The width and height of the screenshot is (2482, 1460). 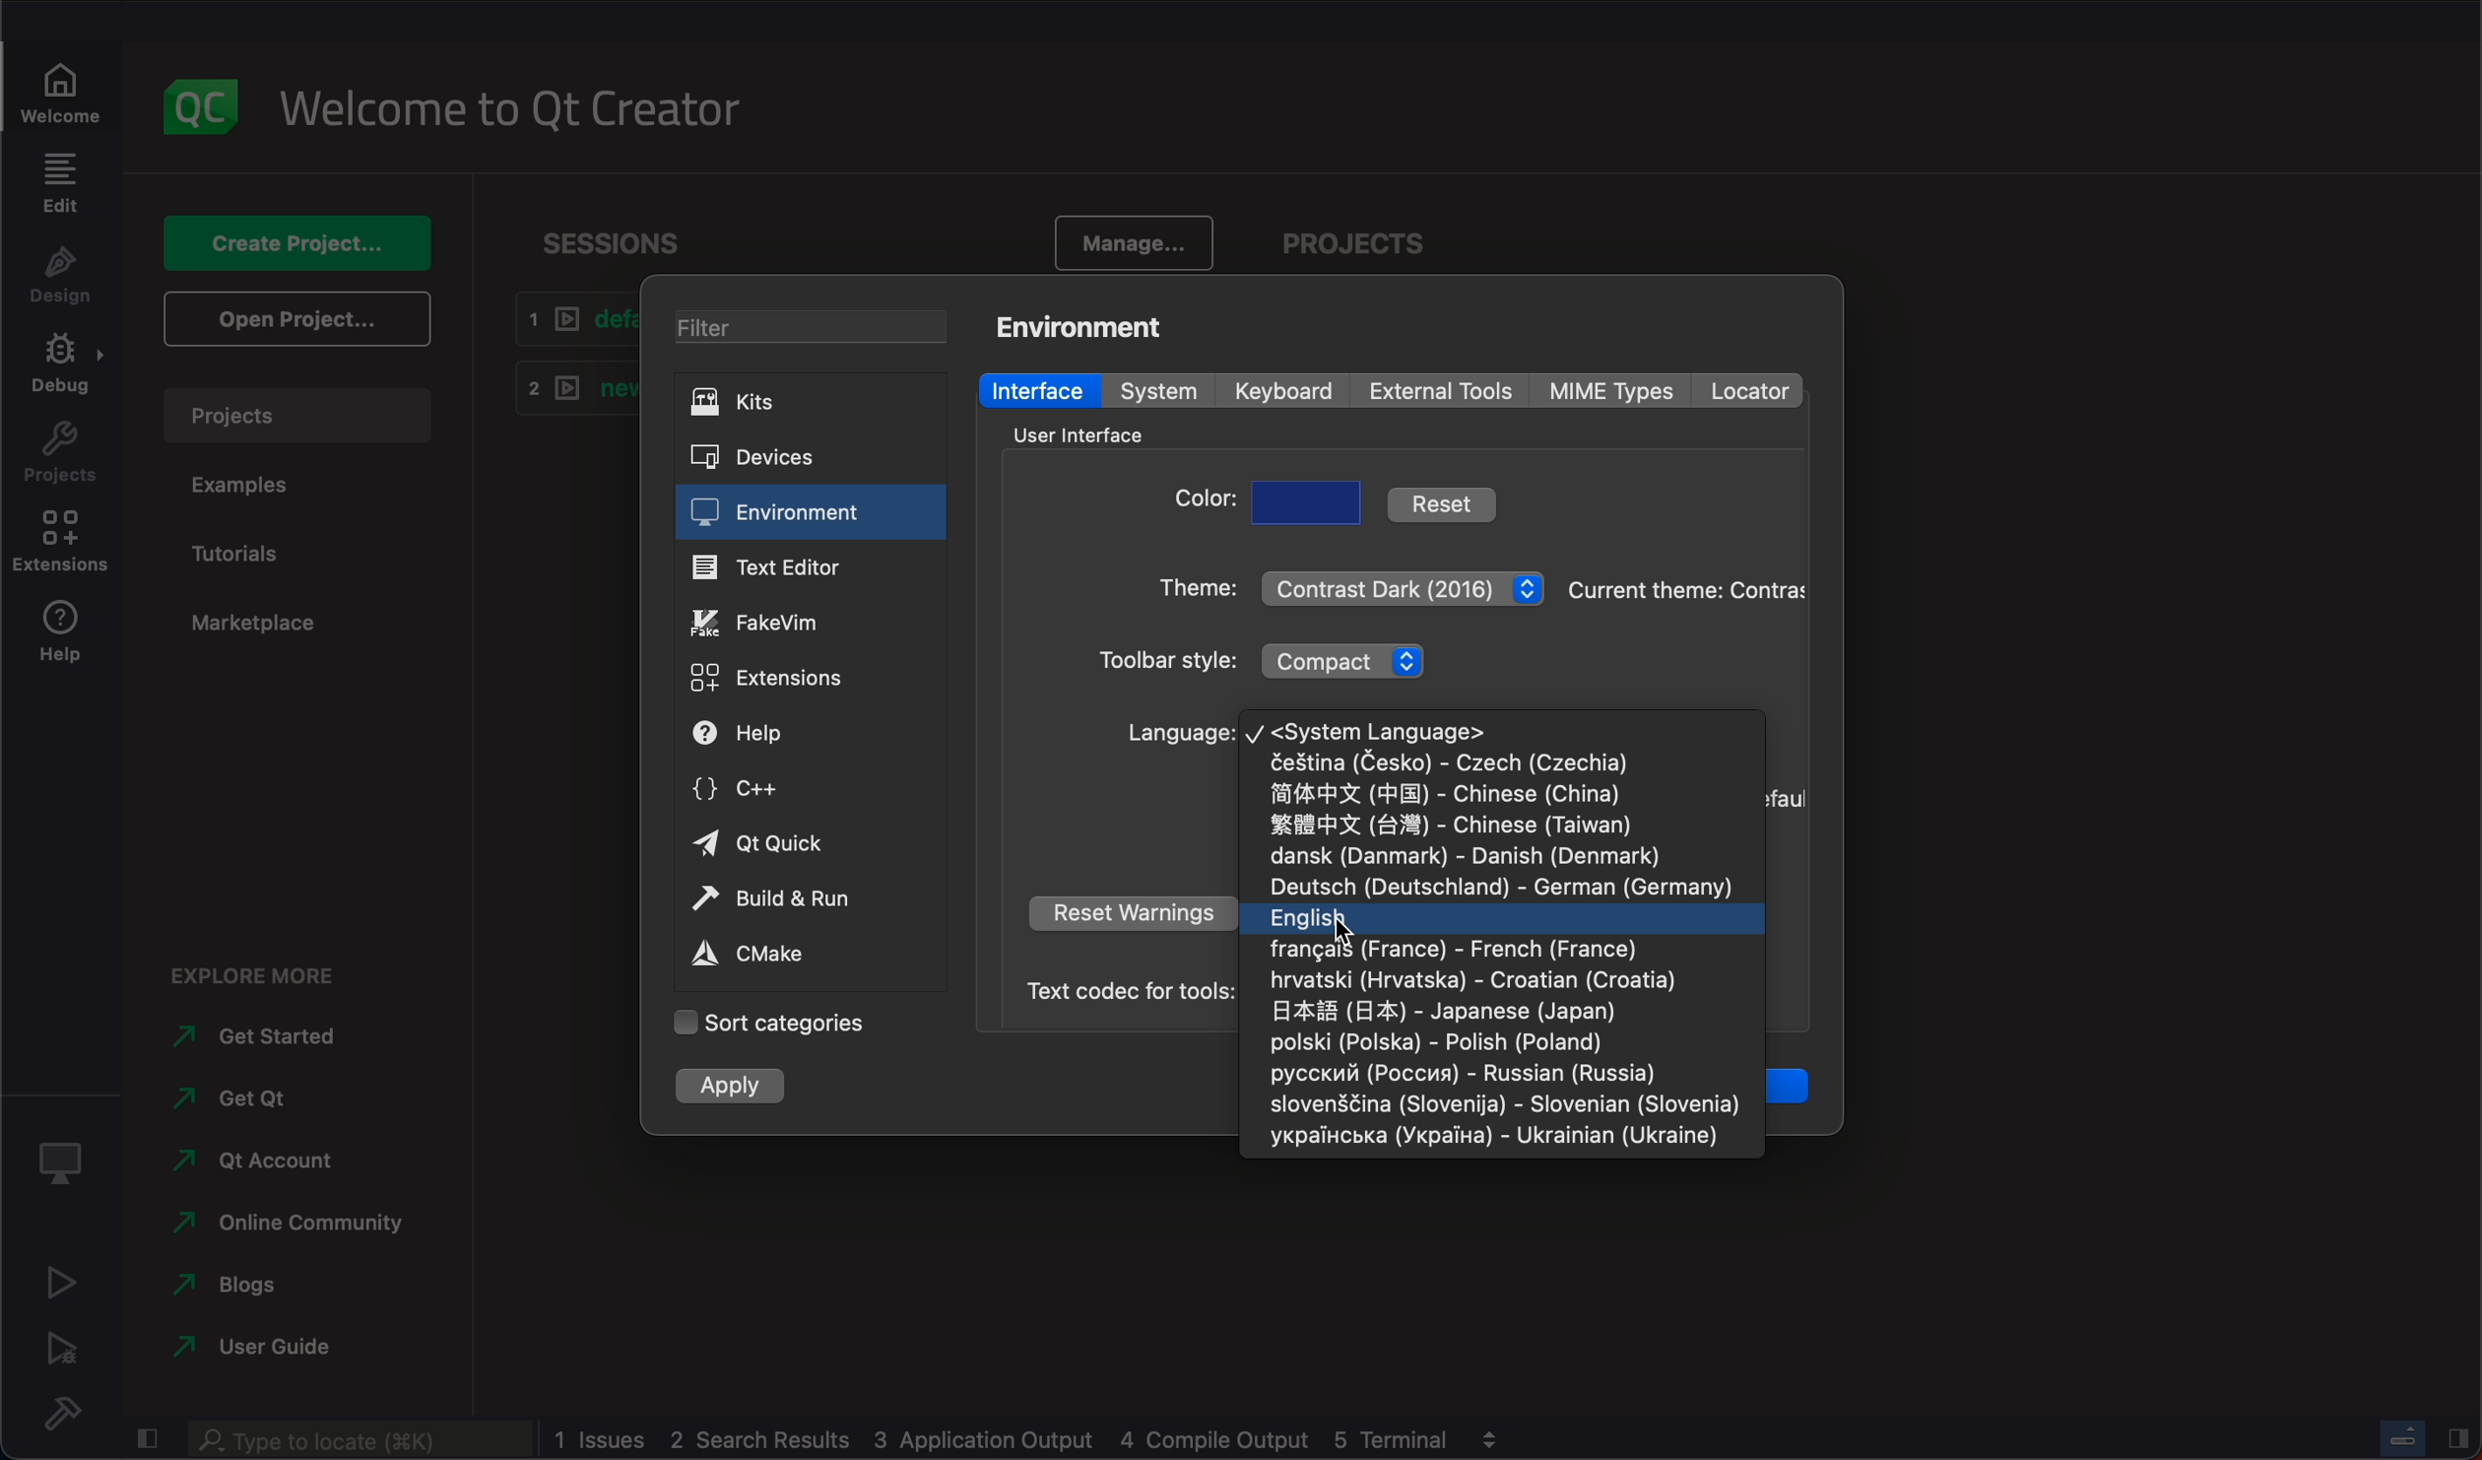 I want to click on reset, so click(x=1446, y=500).